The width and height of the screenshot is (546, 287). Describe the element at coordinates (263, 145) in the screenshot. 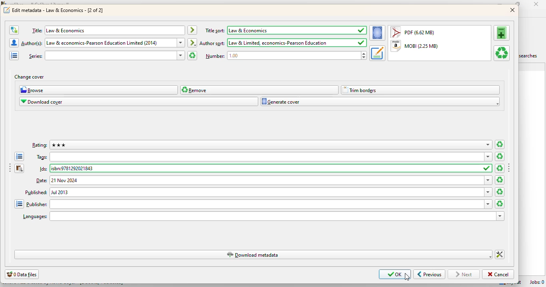

I see `rating: 3 stars` at that location.